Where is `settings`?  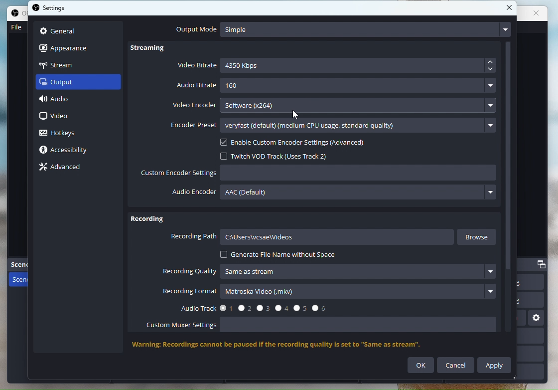 settings is located at coordinates (52, 9).